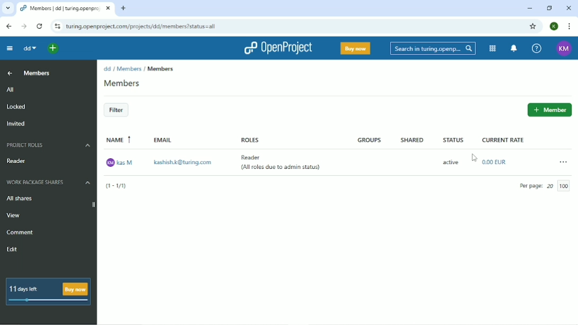 The width and height of the screenshot is (578, 325). Describe the element at coordinates (182, 161) in the screenshot. I see `kashish.k@turing.com` at that location.